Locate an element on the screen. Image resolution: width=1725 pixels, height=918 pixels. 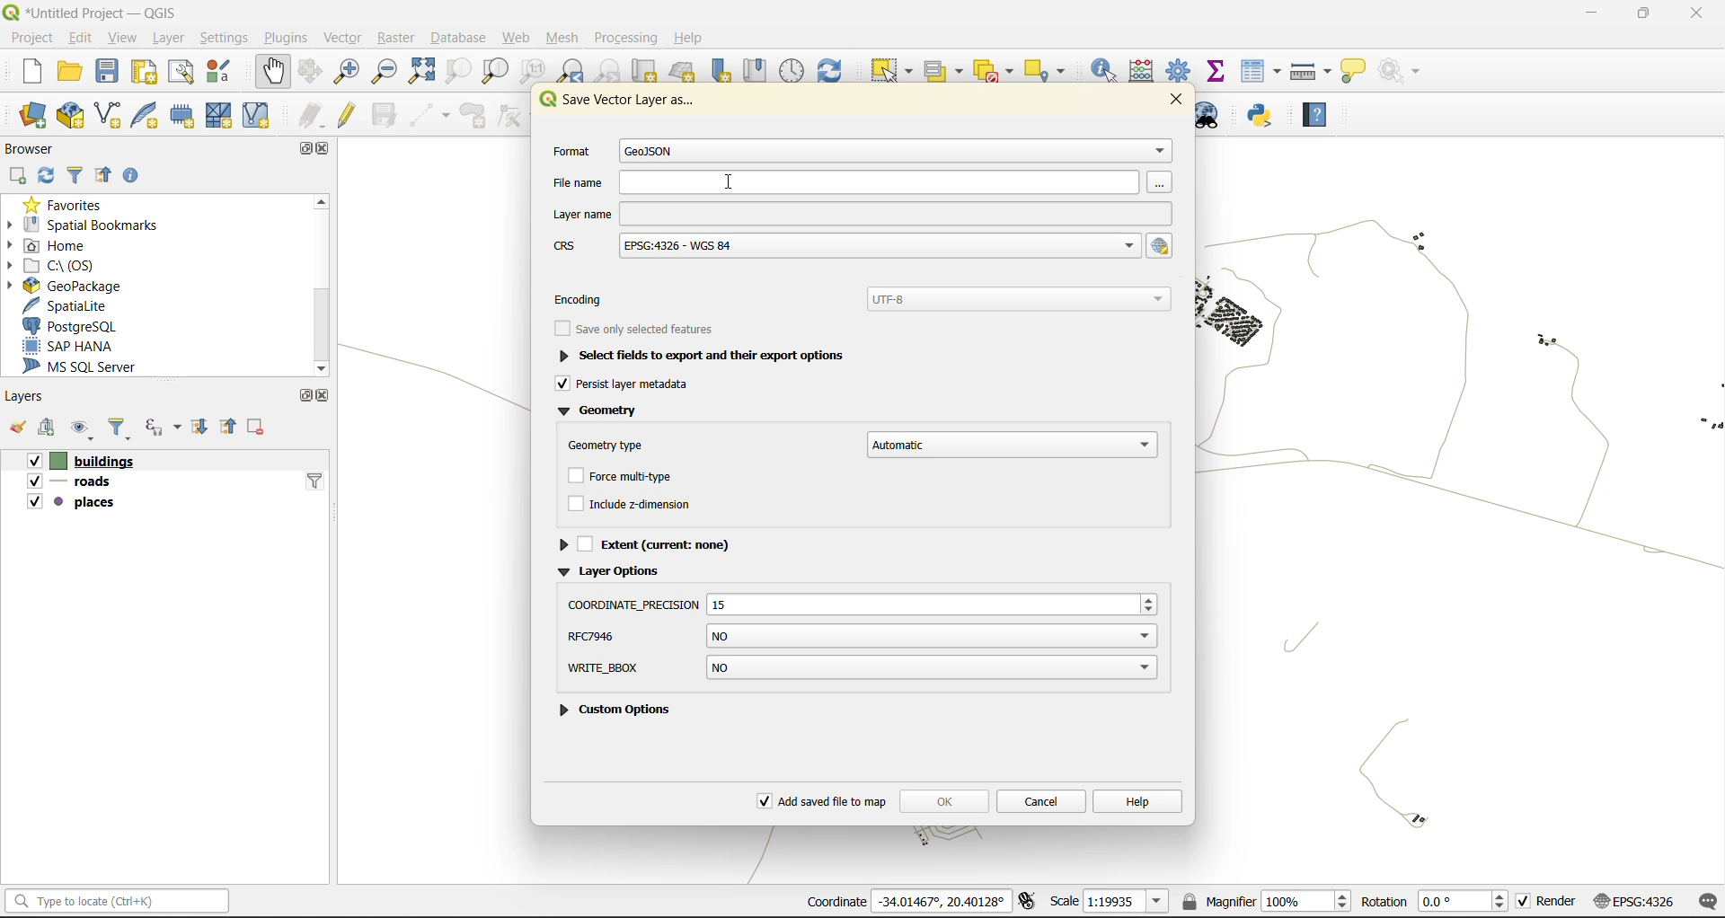
see only selected features is located at coordinates (640, 326).